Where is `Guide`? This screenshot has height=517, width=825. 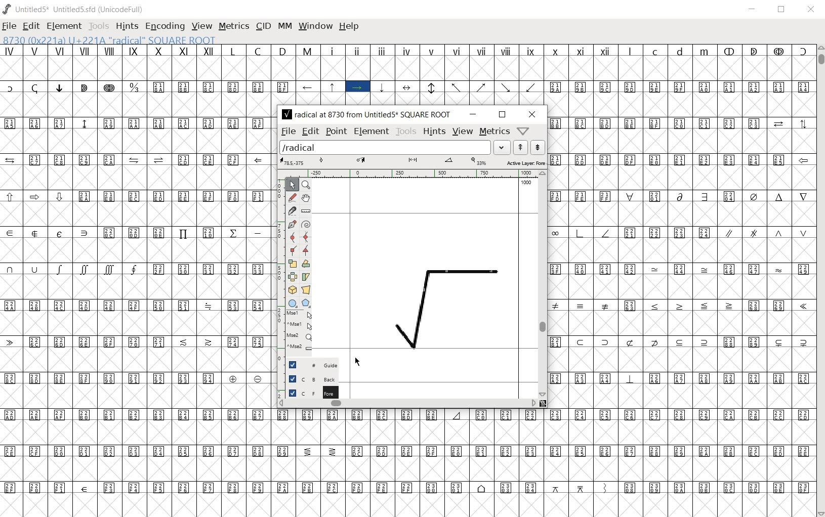
Guide is located at coordinates (308, 364).